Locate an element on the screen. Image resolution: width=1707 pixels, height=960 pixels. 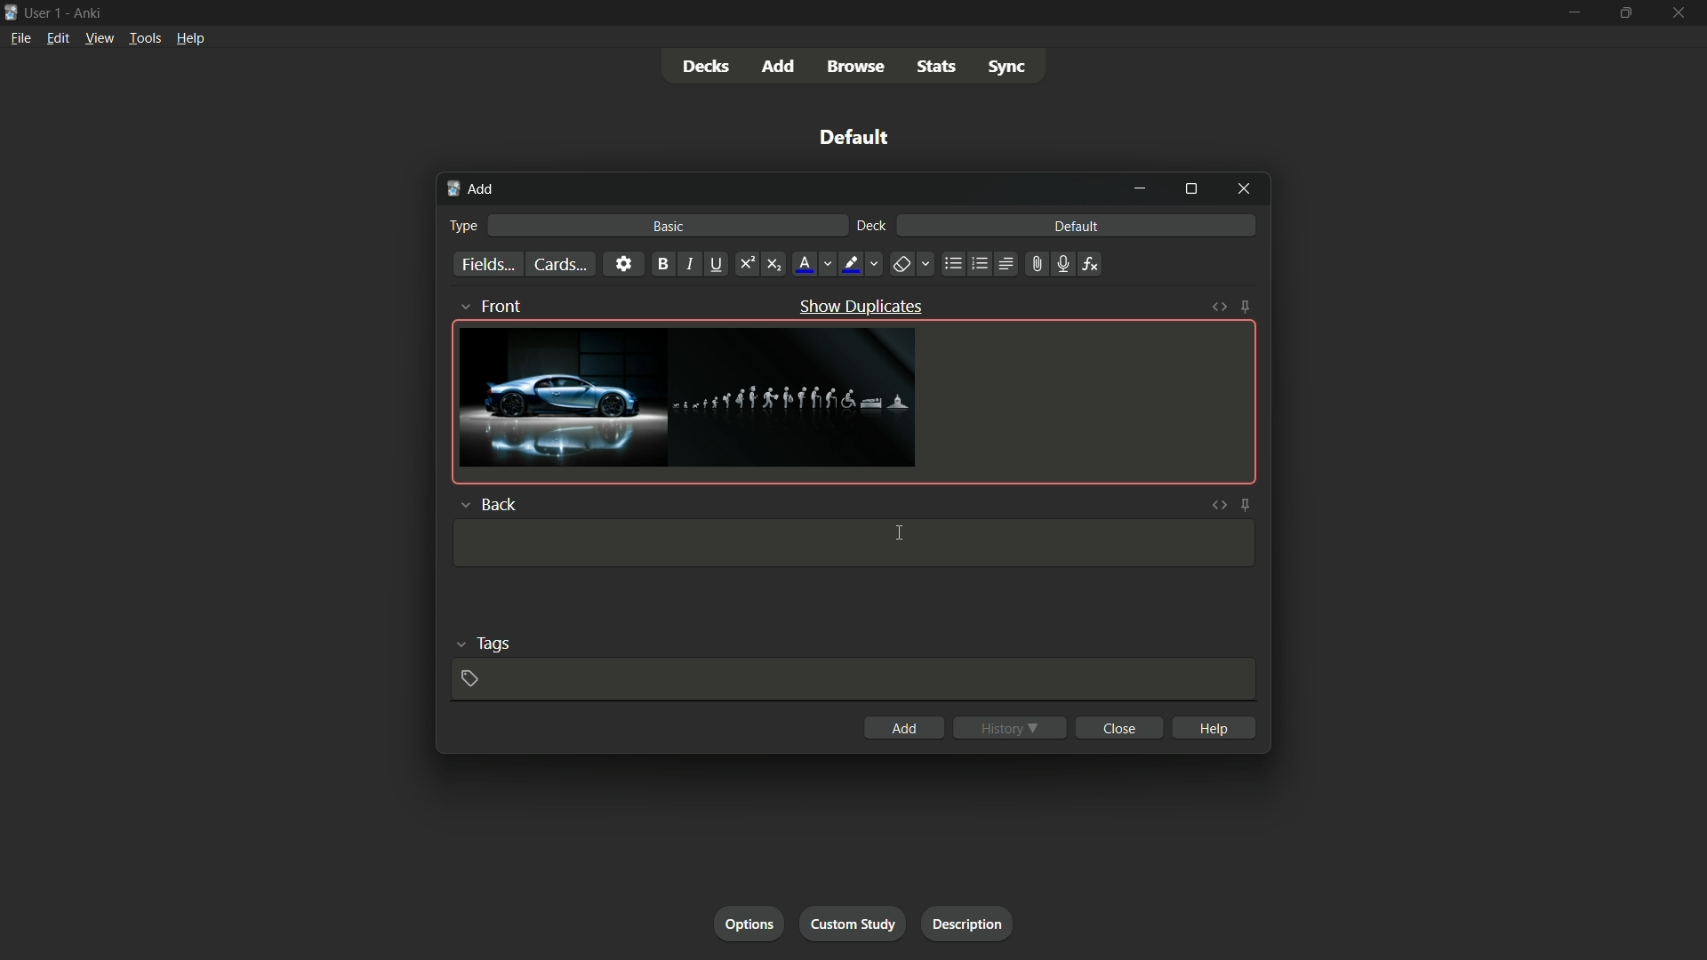
text highlight is located at coordinates (860, 264).